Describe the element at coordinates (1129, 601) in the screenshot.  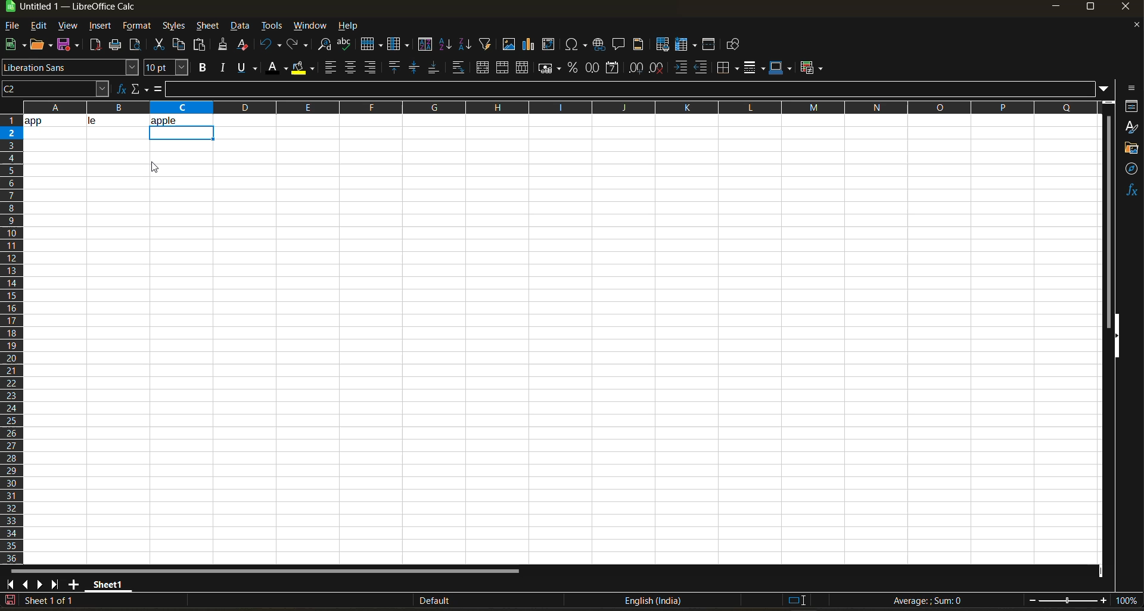
I see `zoom factor` at that location.